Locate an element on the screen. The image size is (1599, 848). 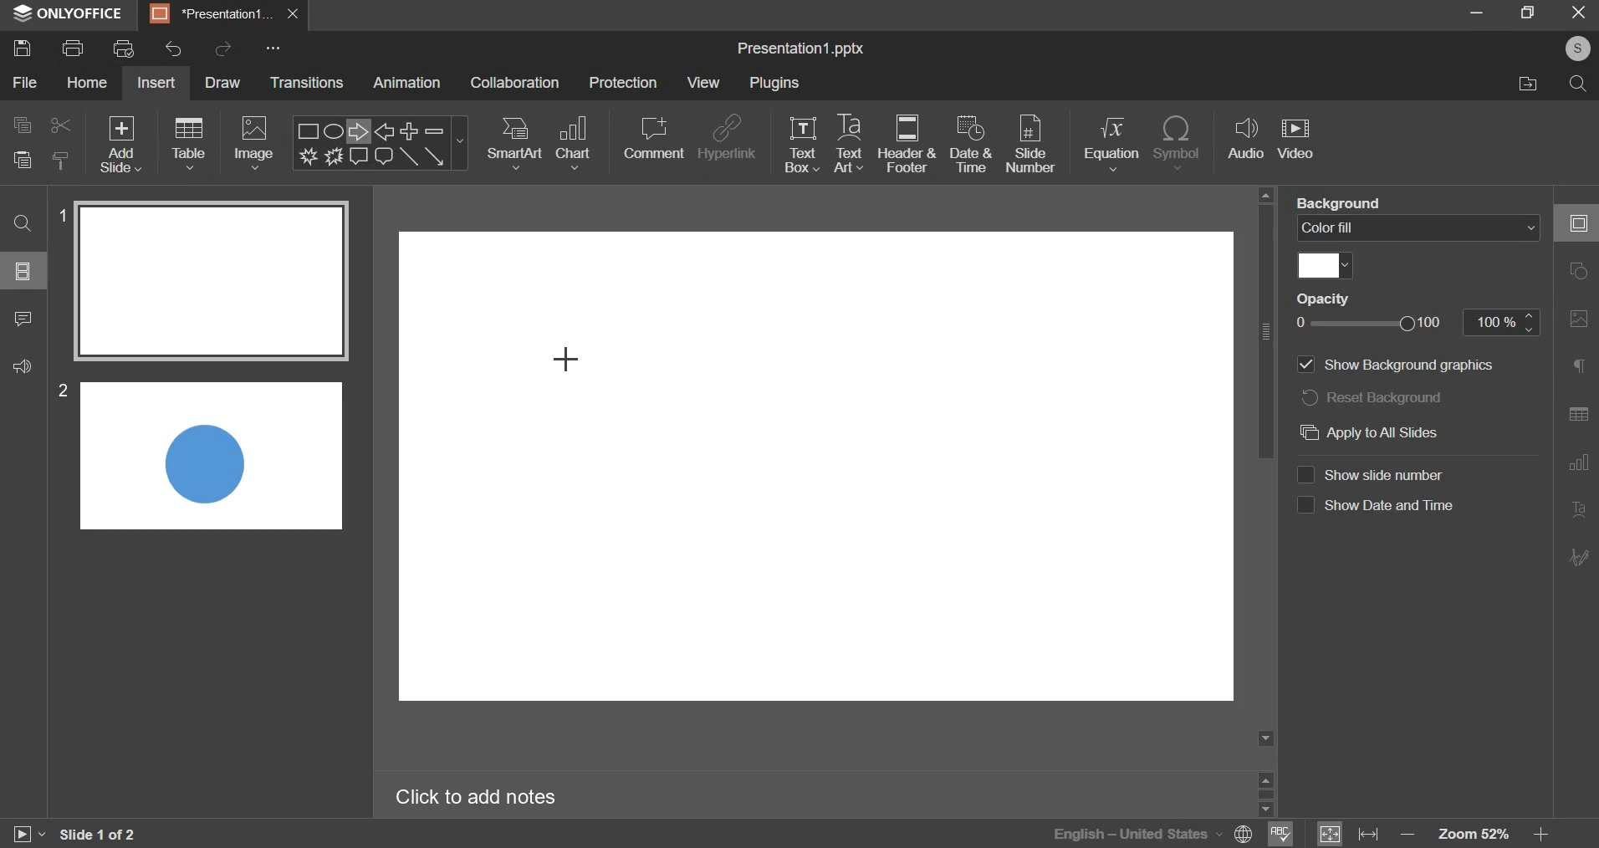
Rectangle is located at coordinates (308, 130).